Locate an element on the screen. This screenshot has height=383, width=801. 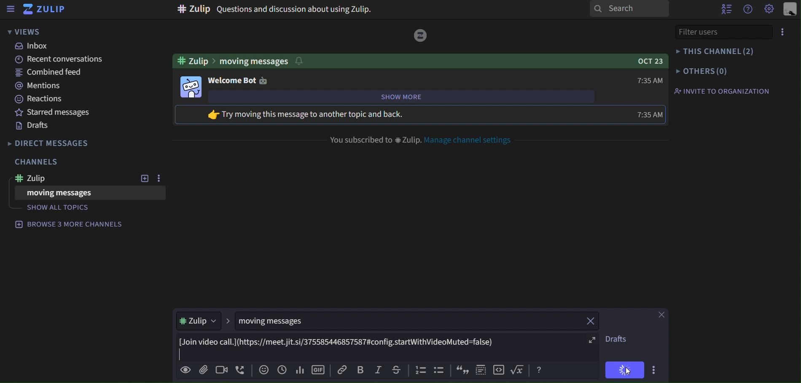
function is located at coordinates (518, 370).